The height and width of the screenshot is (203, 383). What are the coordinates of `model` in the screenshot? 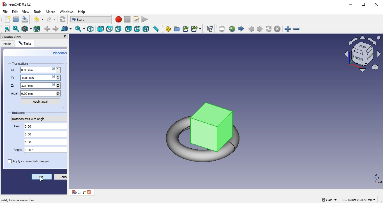 It's located at (7, 43).